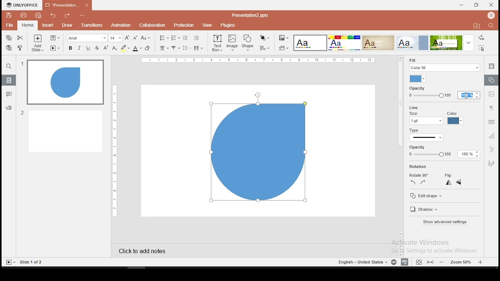 This screenshot has height=281, width=500. What do you see at coordinates (197, 48) in the screenshot?
I see `columns` at bounding box center [197, 48].